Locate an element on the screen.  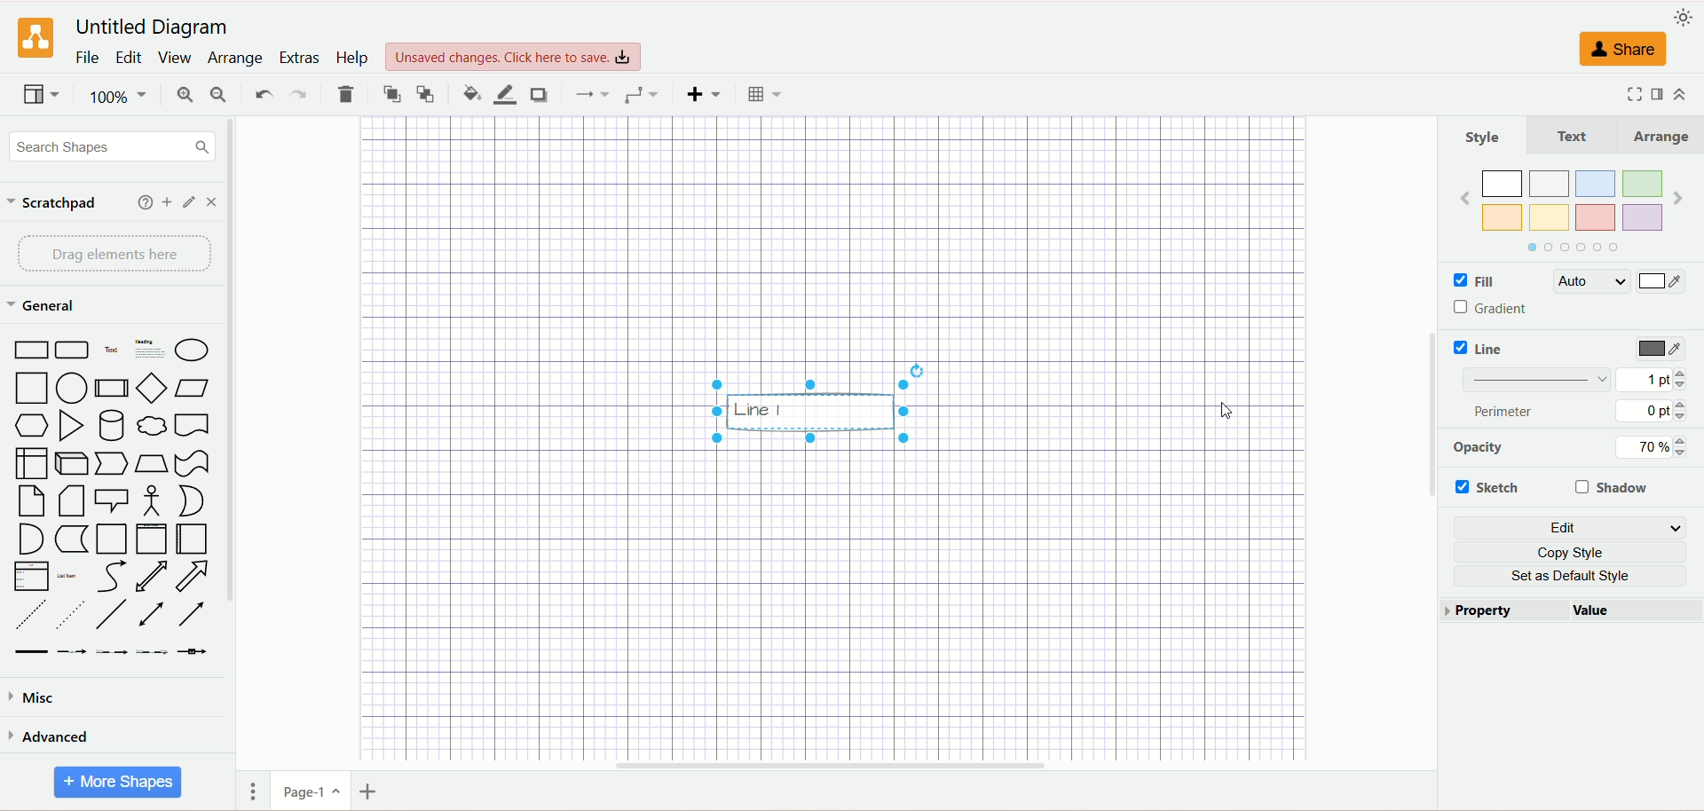
fill color is located at coordinates (465, 91).